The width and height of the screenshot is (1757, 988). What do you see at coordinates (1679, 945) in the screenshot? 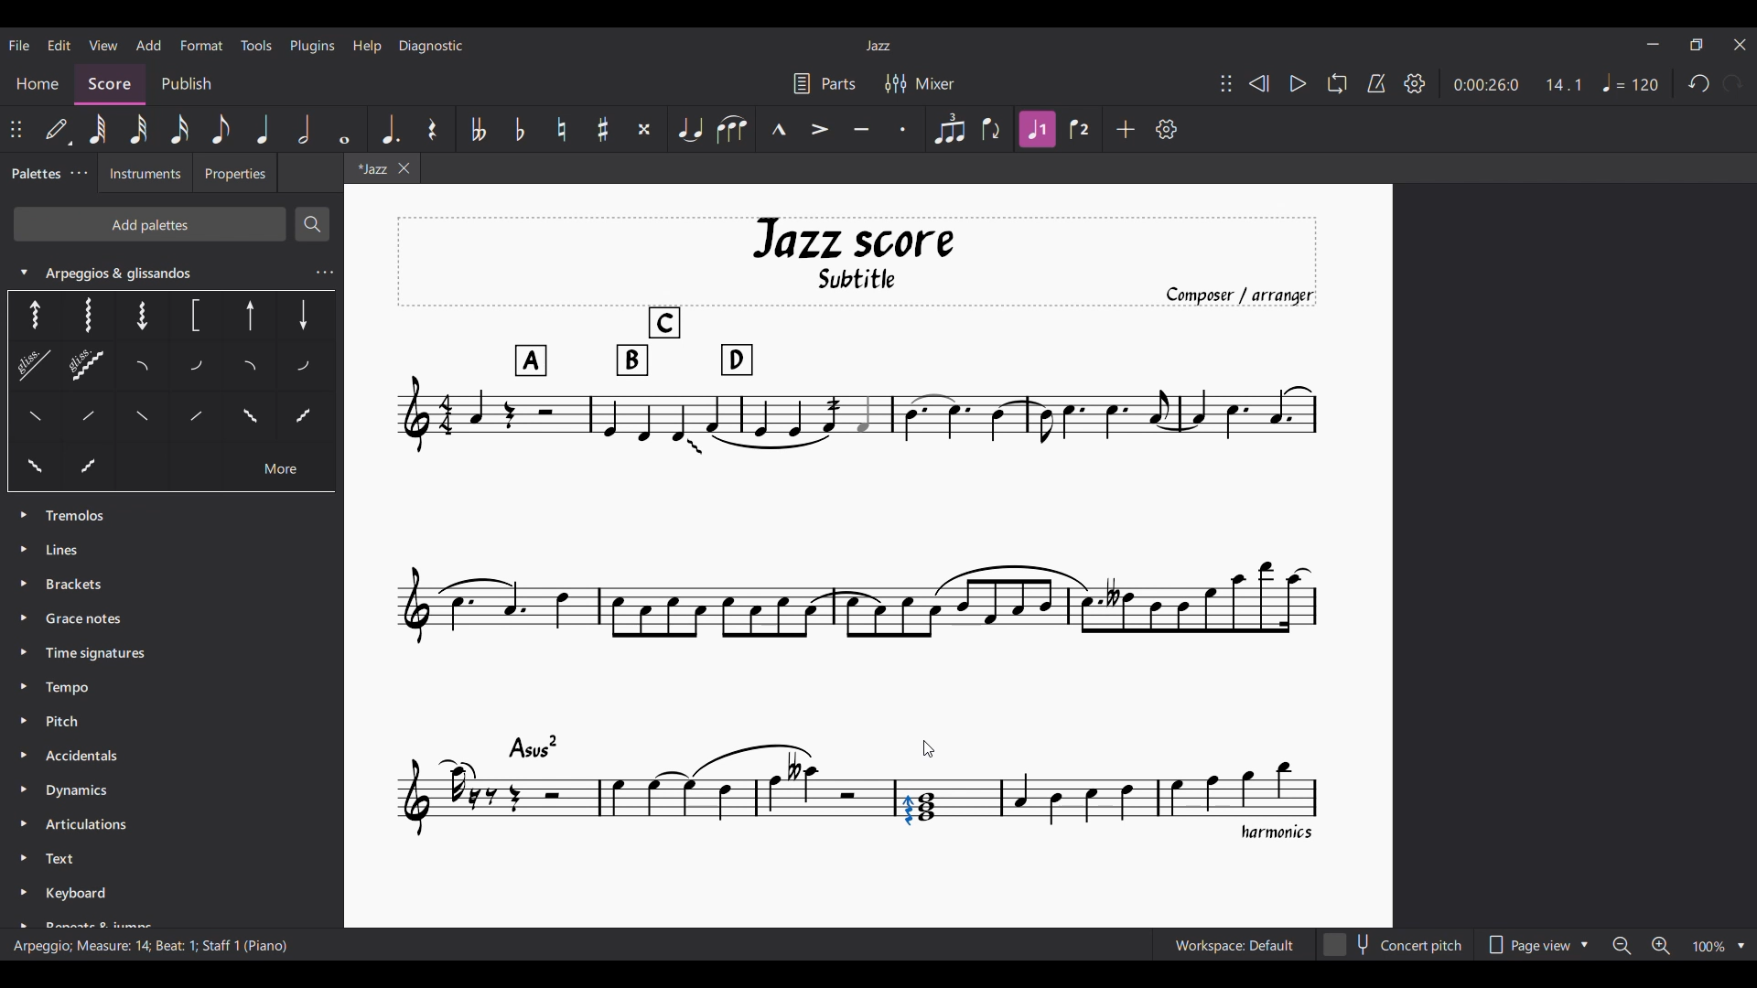
I see `Zoom options` at bounding box center [1679, 945].